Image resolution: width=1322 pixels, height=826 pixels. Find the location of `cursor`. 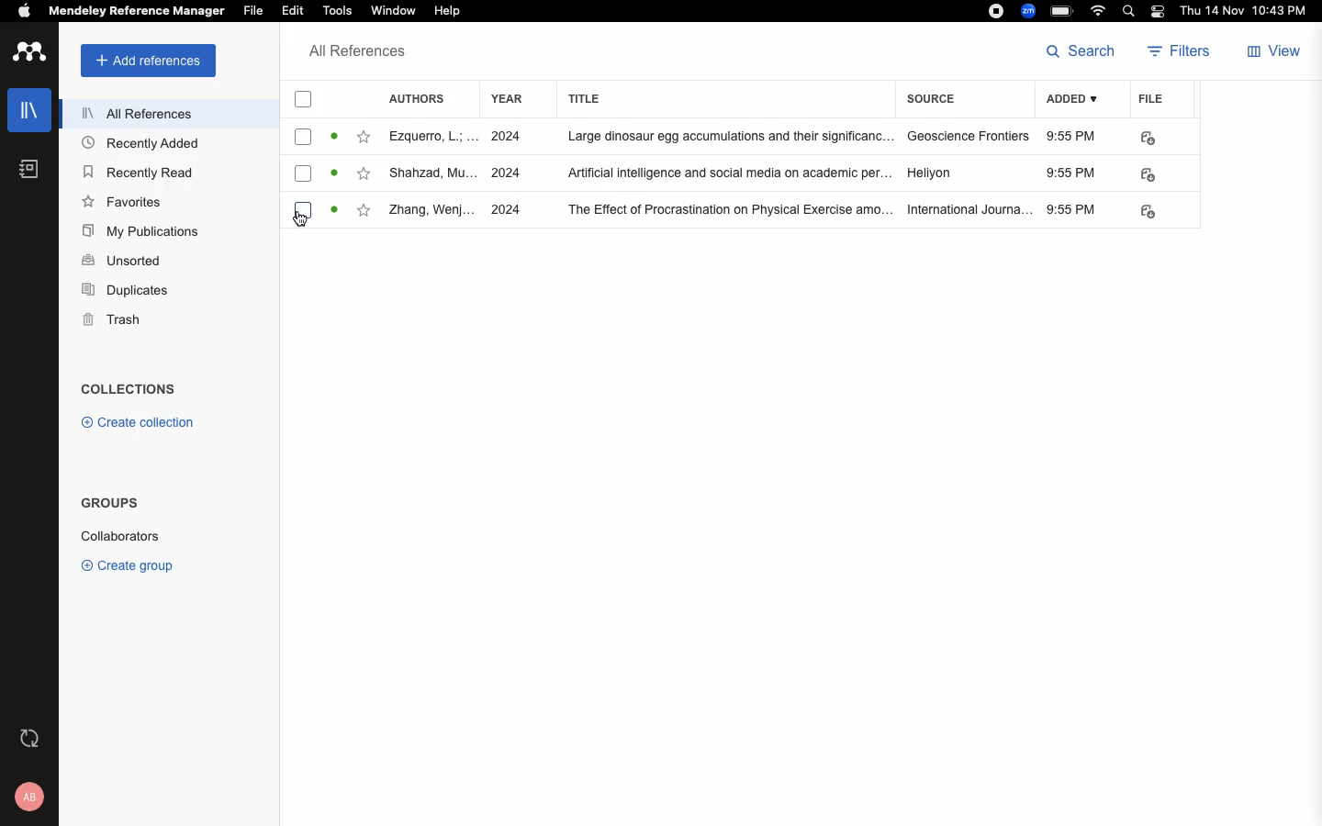

cursor is located at coordinates (299, 218).